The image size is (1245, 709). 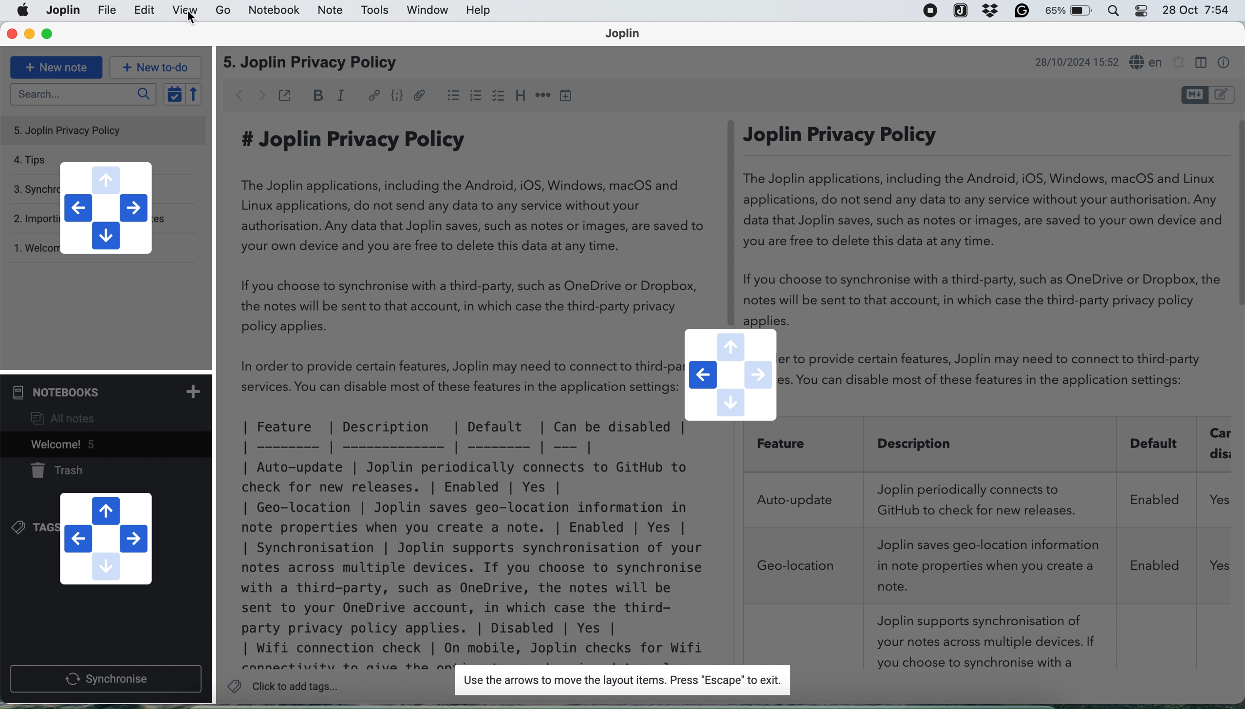 What do you see at coordinates (480, 11) in the screenshot?
I see `help` at bounding box center [480, 11].